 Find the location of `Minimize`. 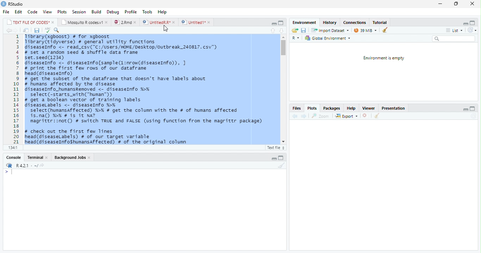

Minimize is located at coordinates (464, 23).